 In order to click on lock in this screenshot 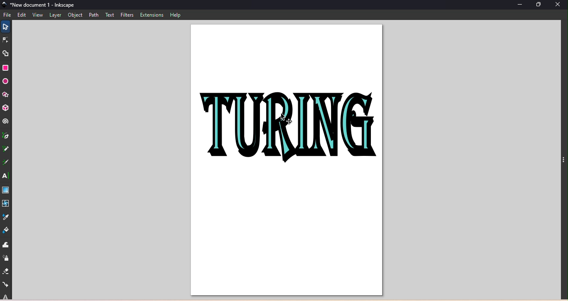, I will do `click(6, 296)`.